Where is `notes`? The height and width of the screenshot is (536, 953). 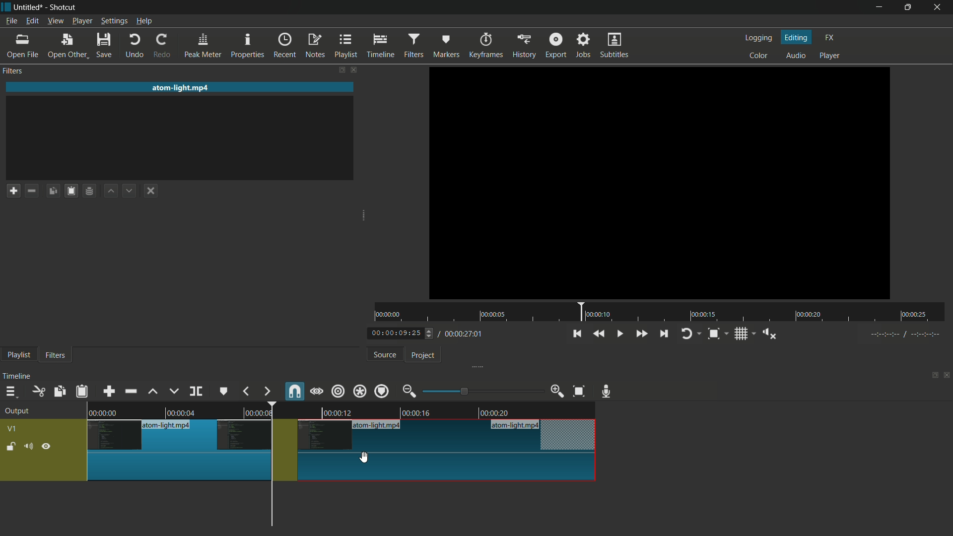 notes is located at coordinates (315, 46).